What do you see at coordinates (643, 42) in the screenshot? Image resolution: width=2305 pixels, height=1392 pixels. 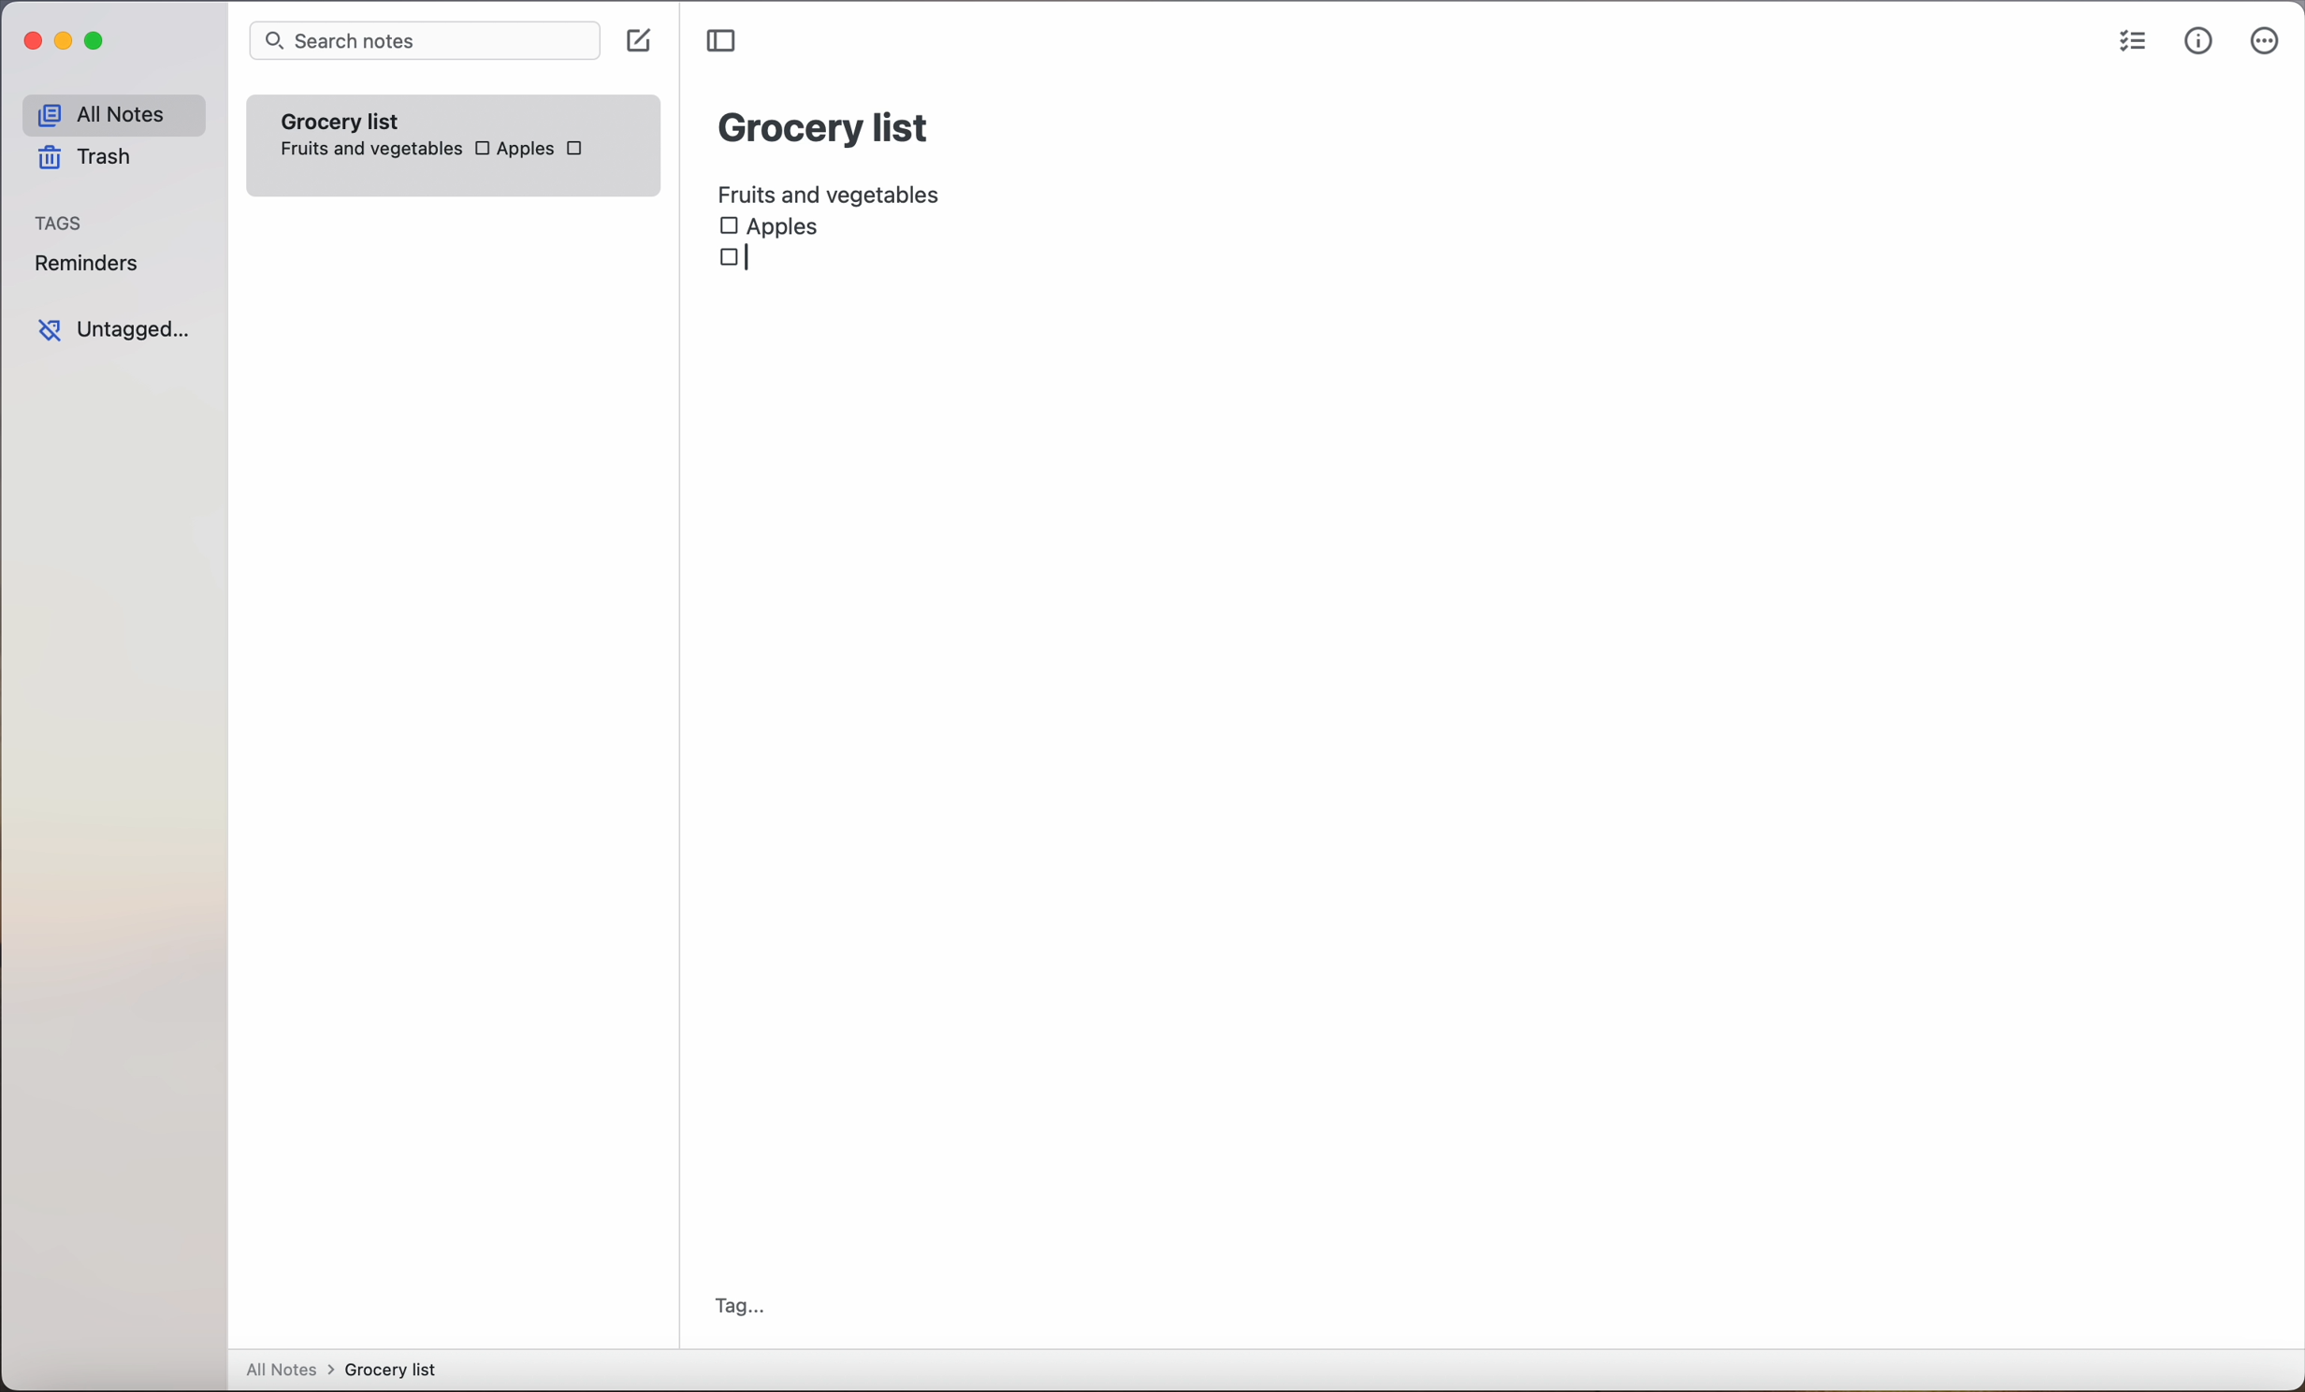 I see `click on create note` at bounding box center [643, 42].